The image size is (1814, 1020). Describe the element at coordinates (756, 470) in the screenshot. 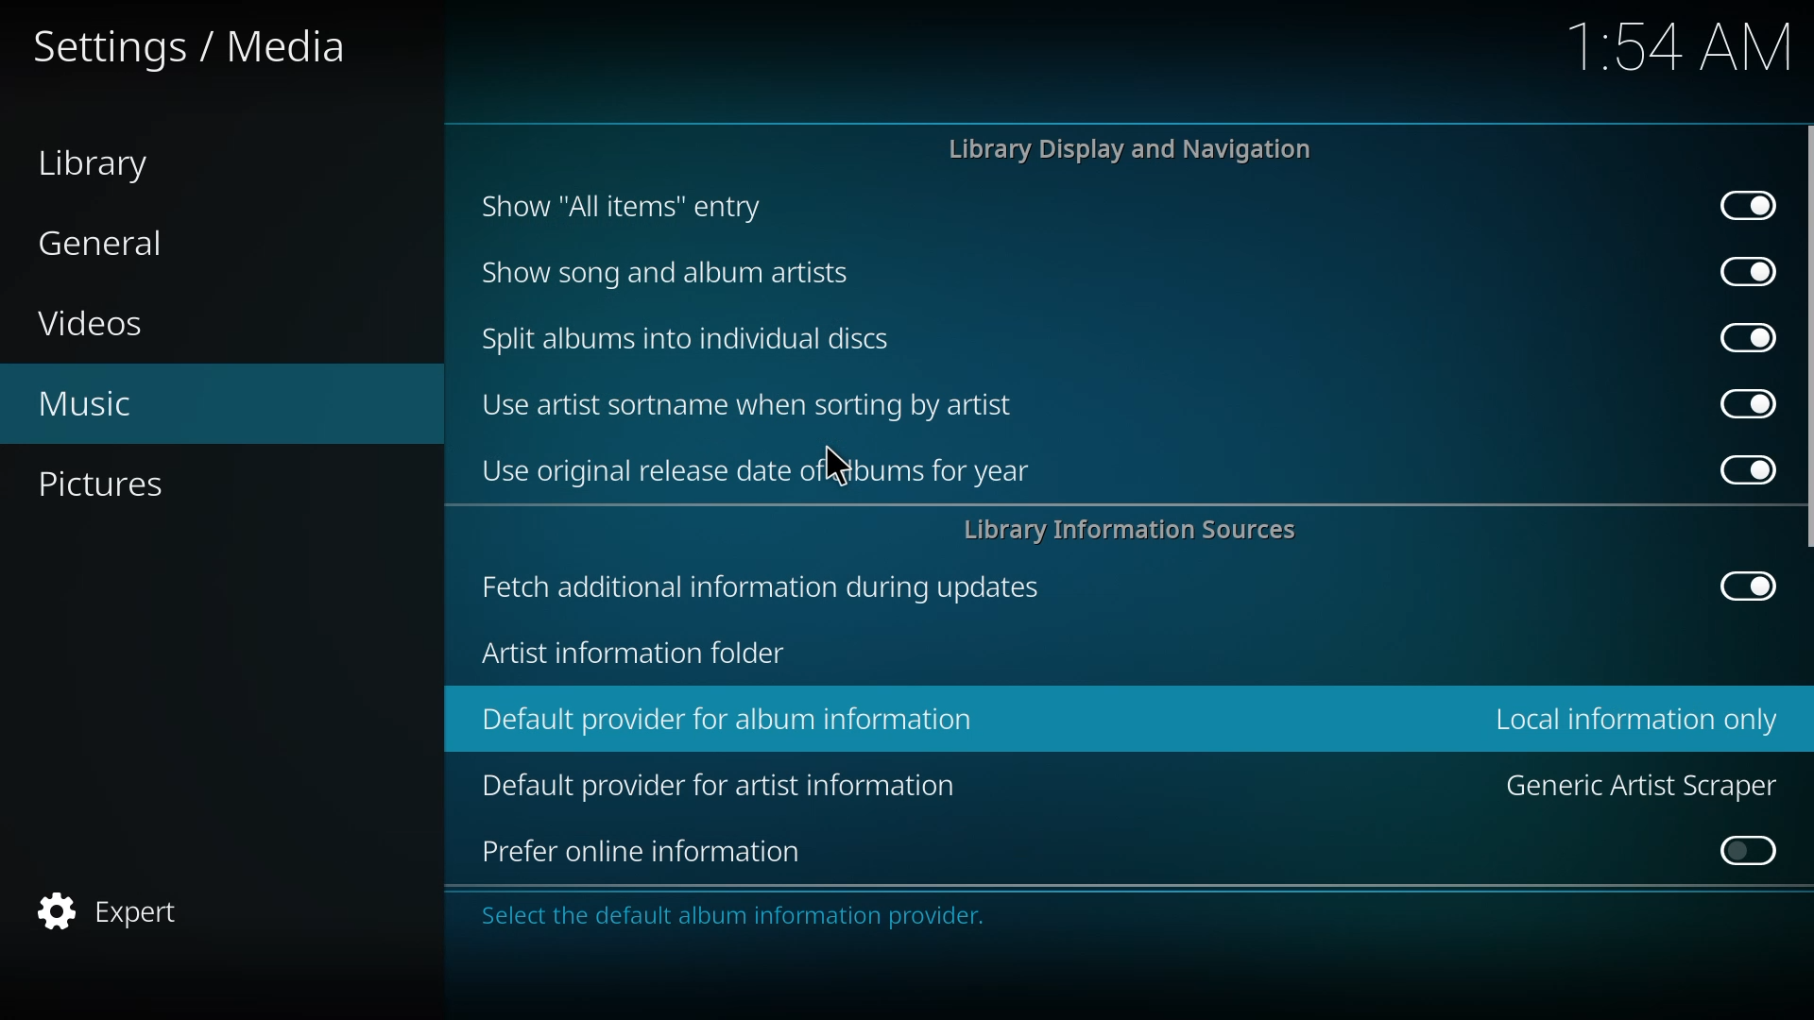

I see `use original release date of albums` at that location.